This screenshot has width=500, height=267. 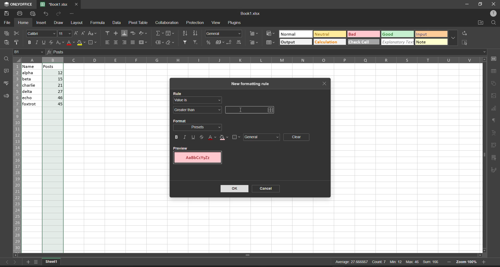 What do you see at coordinates (72, 13) in the screenshot?
I see `customize quick access toolbar` at bounding box center [72, 13].